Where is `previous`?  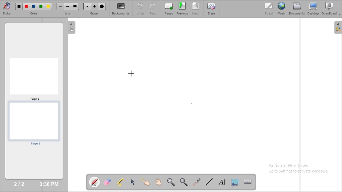
previous is located at coordinates (182, 8).